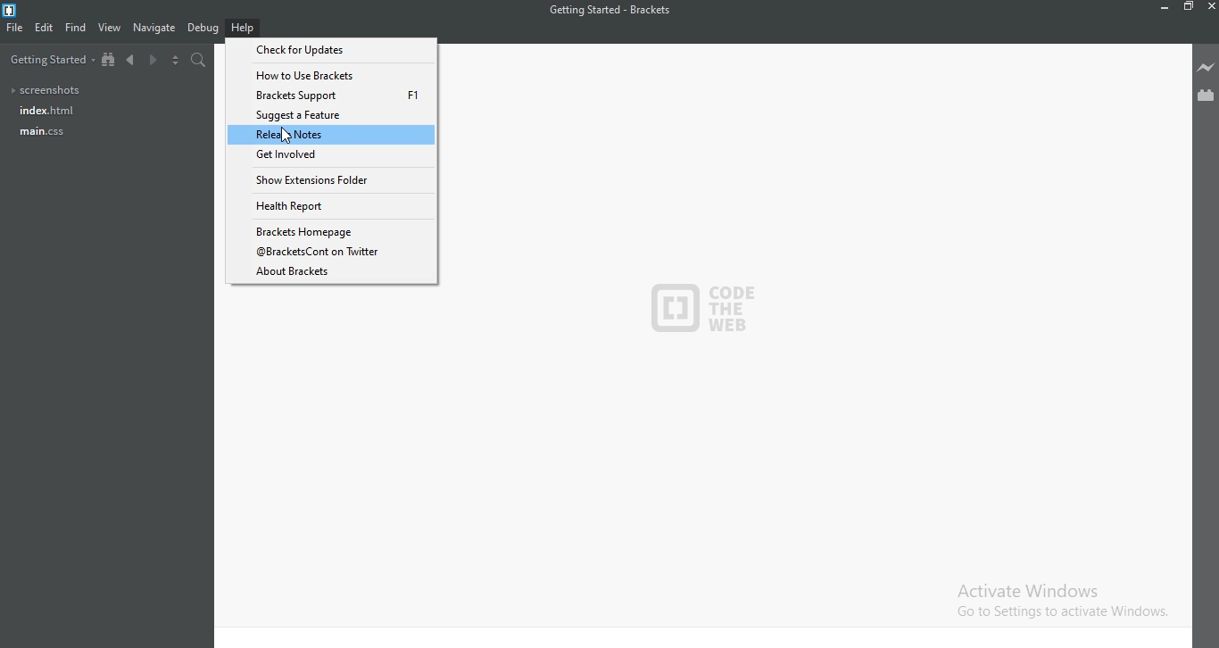  I want to click on Navigate, so click(154, 28).